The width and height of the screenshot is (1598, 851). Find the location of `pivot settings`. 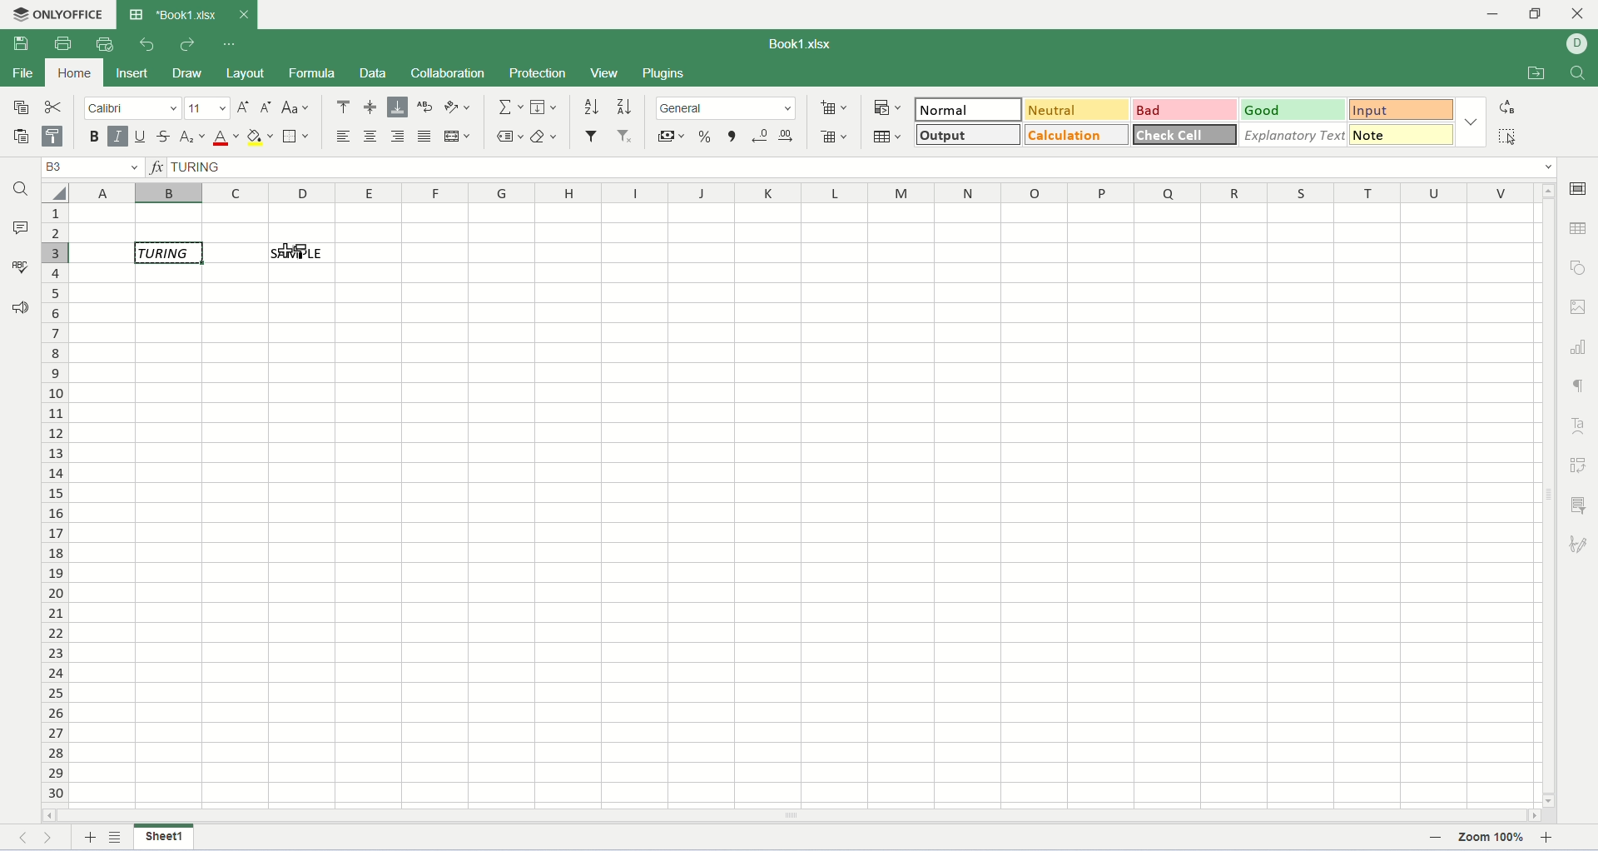

pivot settings is located at coordinates (1581, 465).